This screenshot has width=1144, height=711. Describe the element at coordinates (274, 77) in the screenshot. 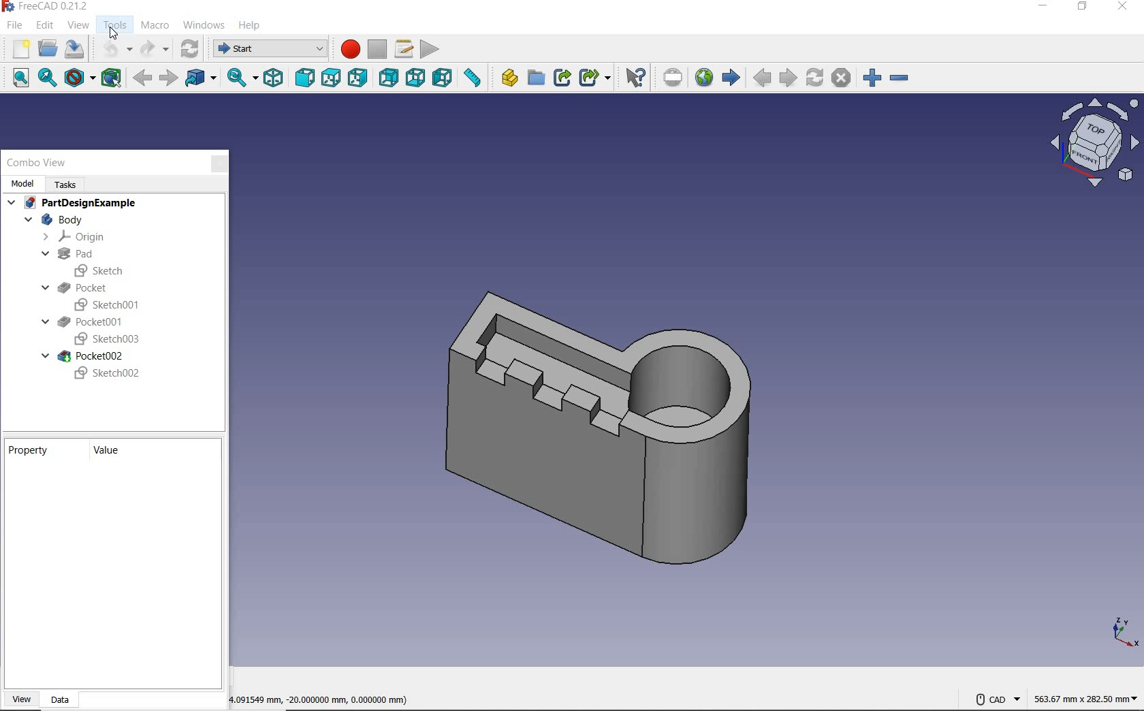

I see `Isometric` at that location.